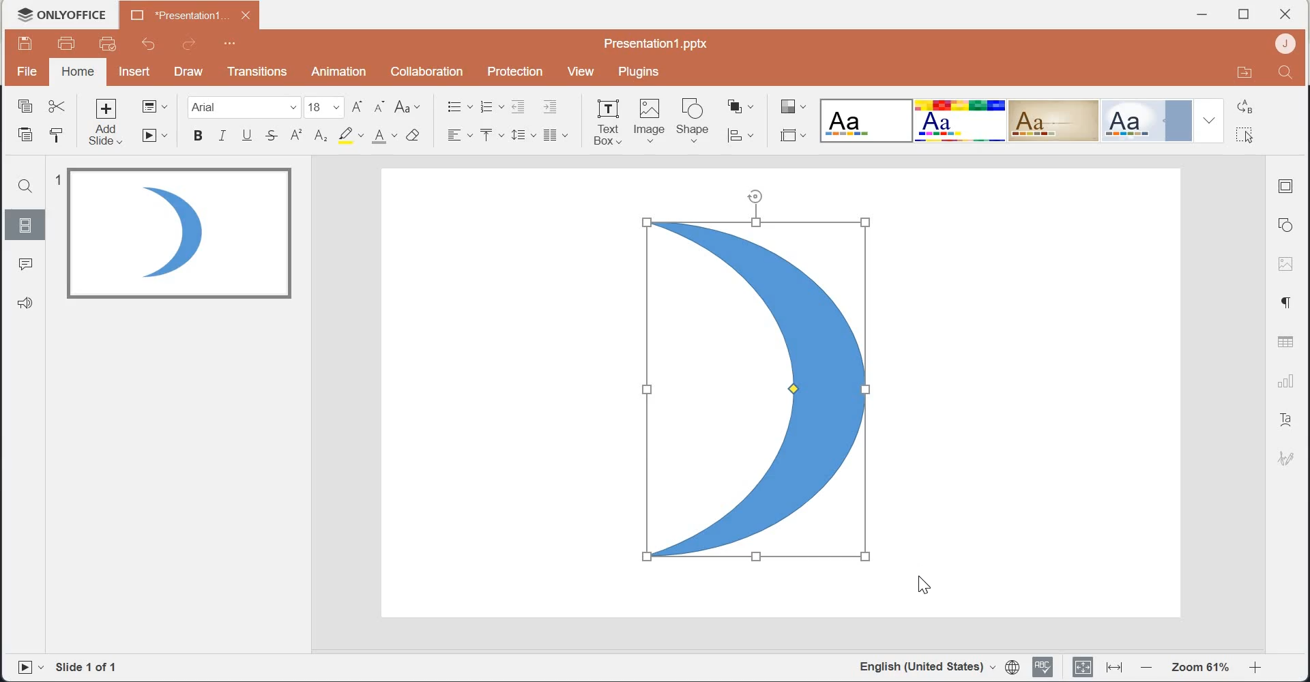 This screenshot has width=1310, height=682. I want to click on Arrange shape, so click(743, 107).